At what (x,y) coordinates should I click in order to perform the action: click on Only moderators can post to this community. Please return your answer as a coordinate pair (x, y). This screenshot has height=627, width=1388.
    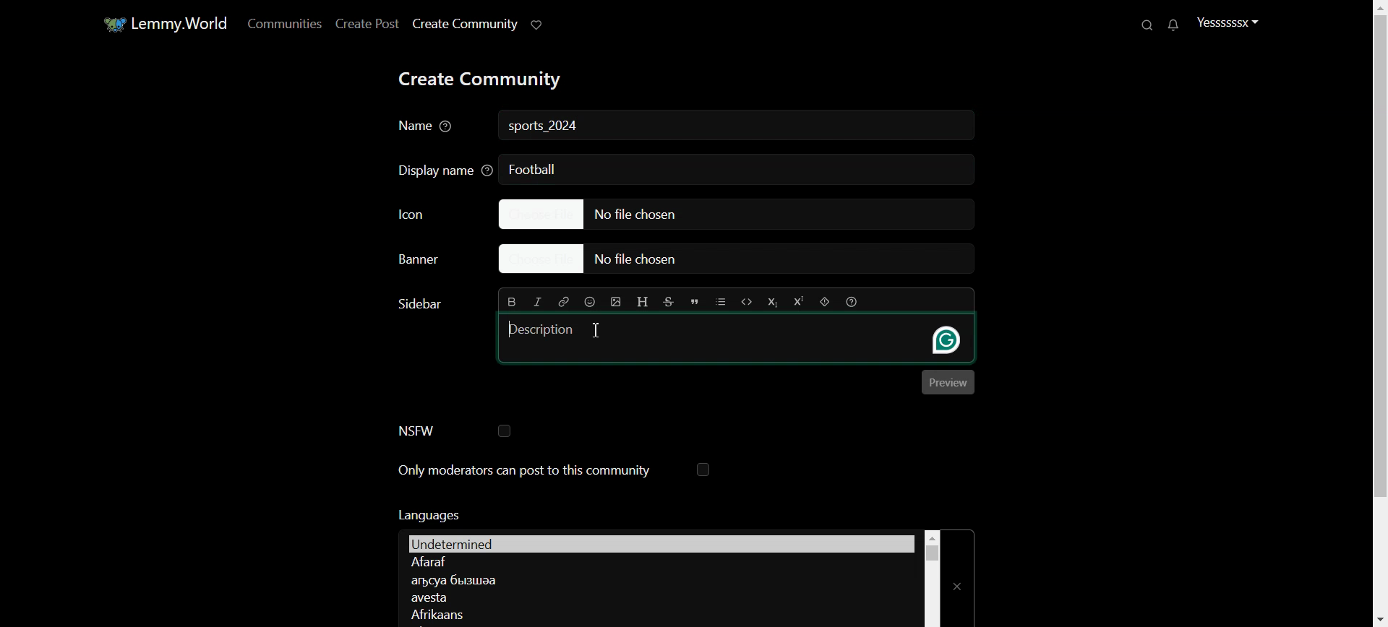
    Looking at the image, I should click on (554, 471).